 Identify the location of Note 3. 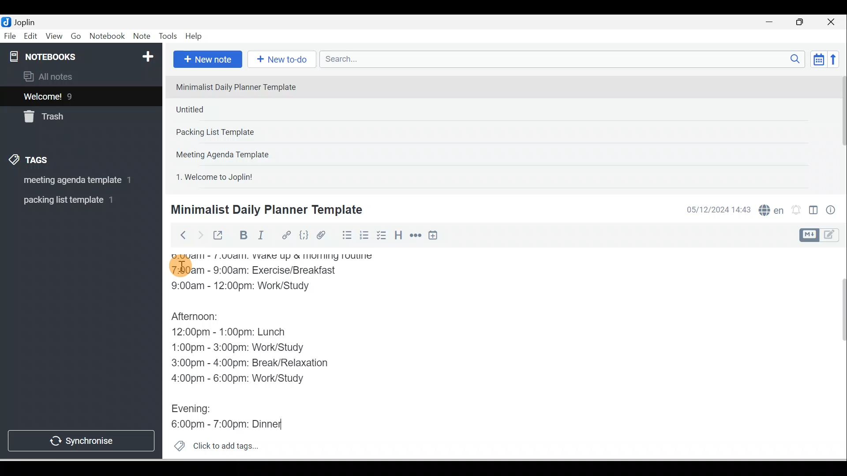
(243, 133).